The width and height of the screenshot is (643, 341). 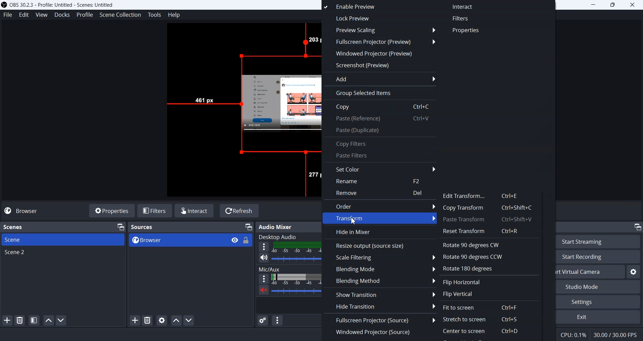 What do you see at coordinates (380, 257) in the screenshot?
I see `Scale Filtering` at bounding box center [380, 257].